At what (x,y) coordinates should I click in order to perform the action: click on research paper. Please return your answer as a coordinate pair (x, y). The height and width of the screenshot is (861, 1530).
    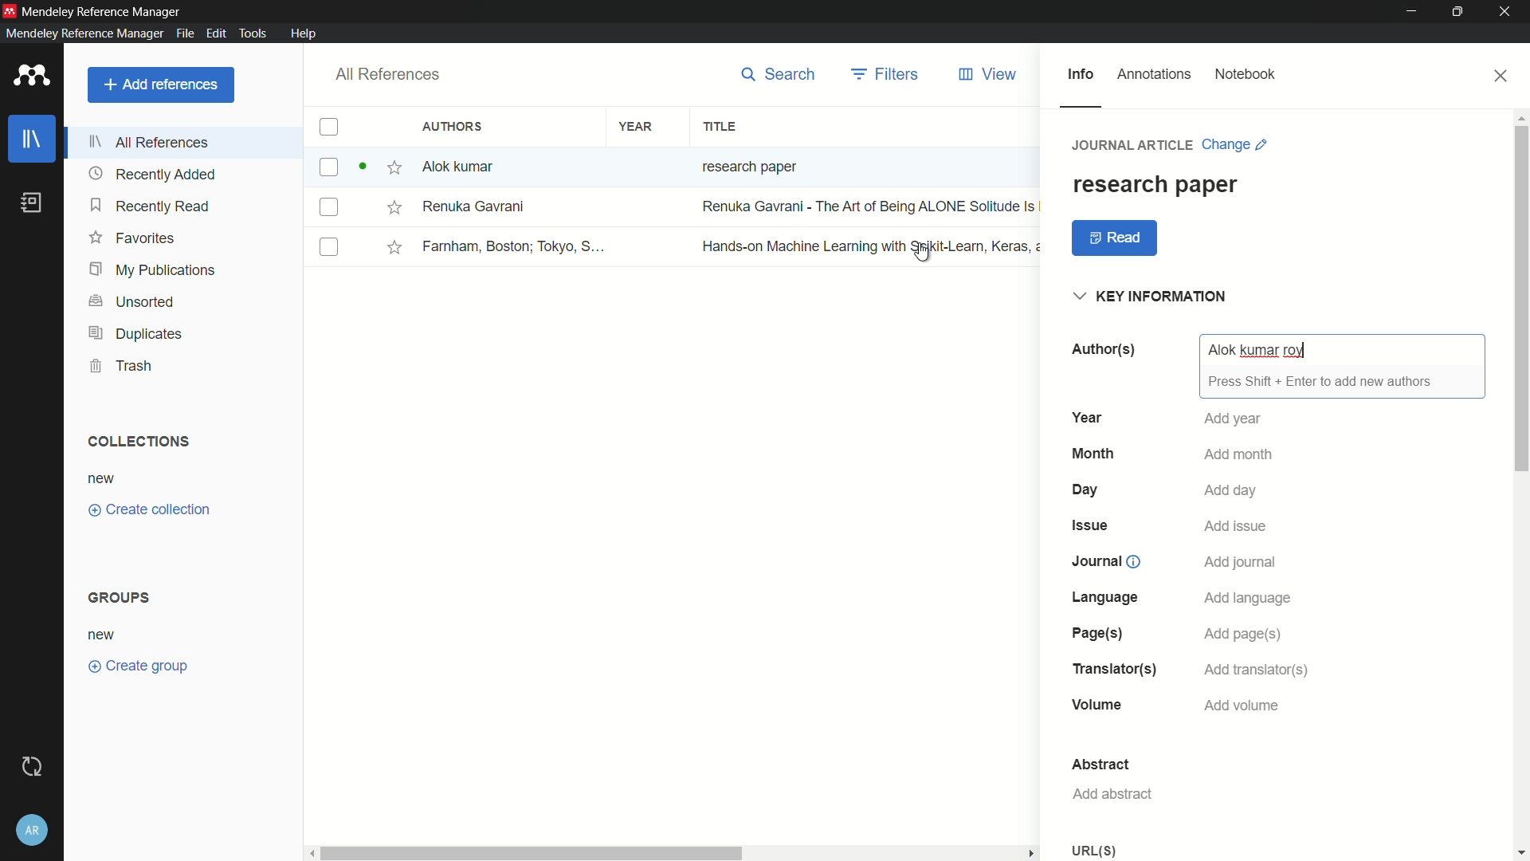
    Looking at the image, I should click on (1155, 184).